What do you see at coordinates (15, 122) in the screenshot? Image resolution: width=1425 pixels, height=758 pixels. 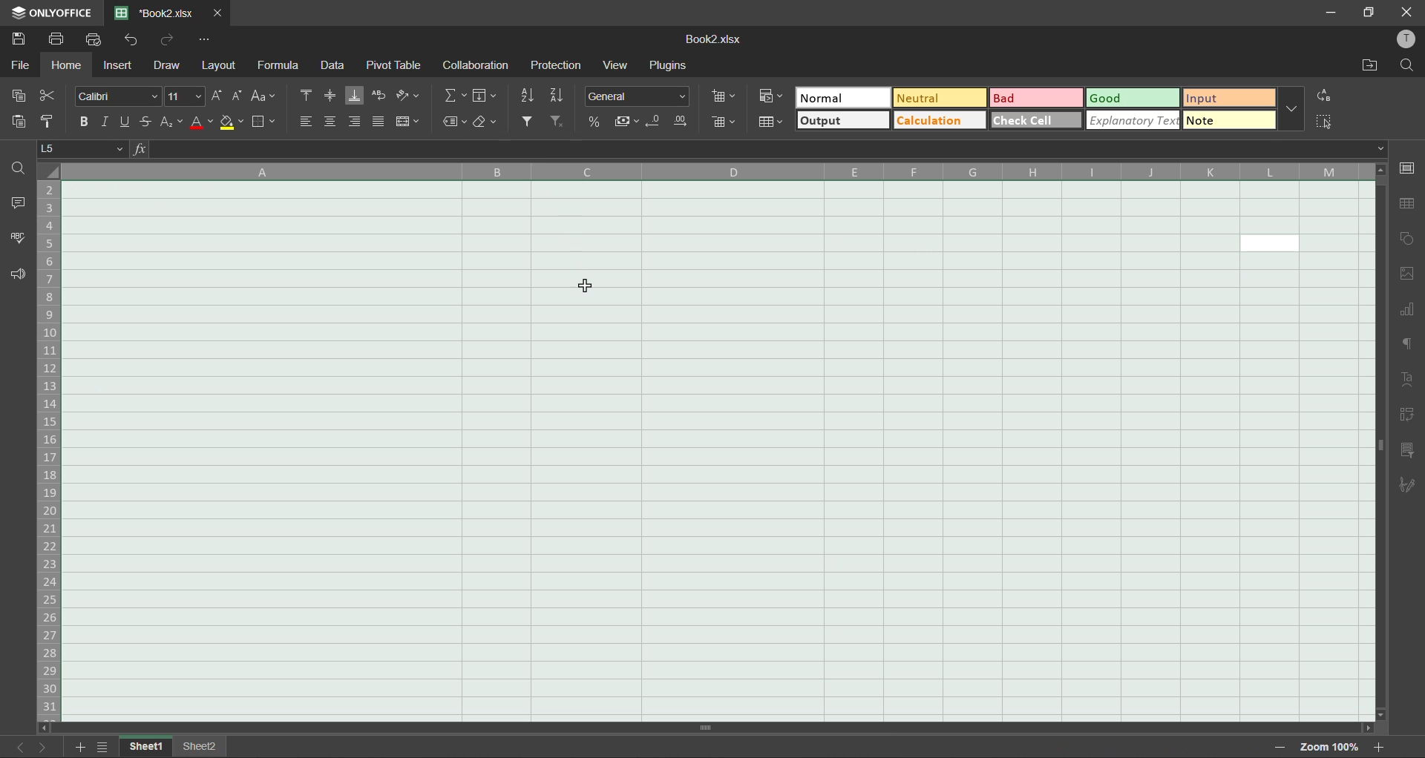 I see `paste` at bounding box center [15, 122].